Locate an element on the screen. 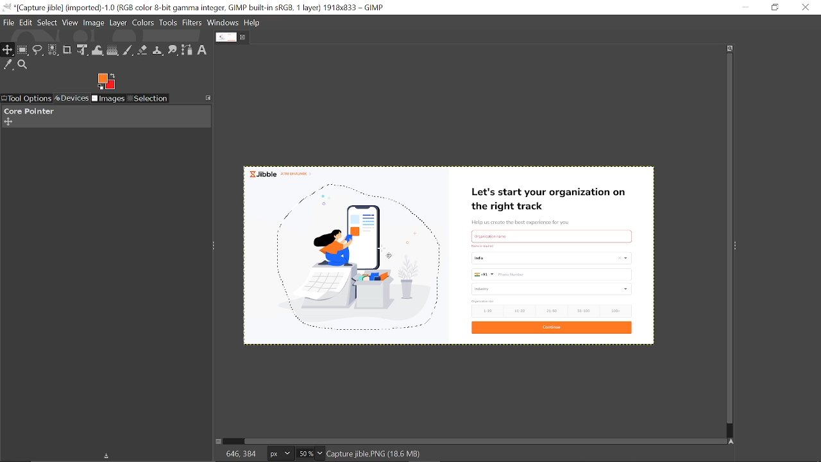  51-100 is located at coordinates (583, 311).